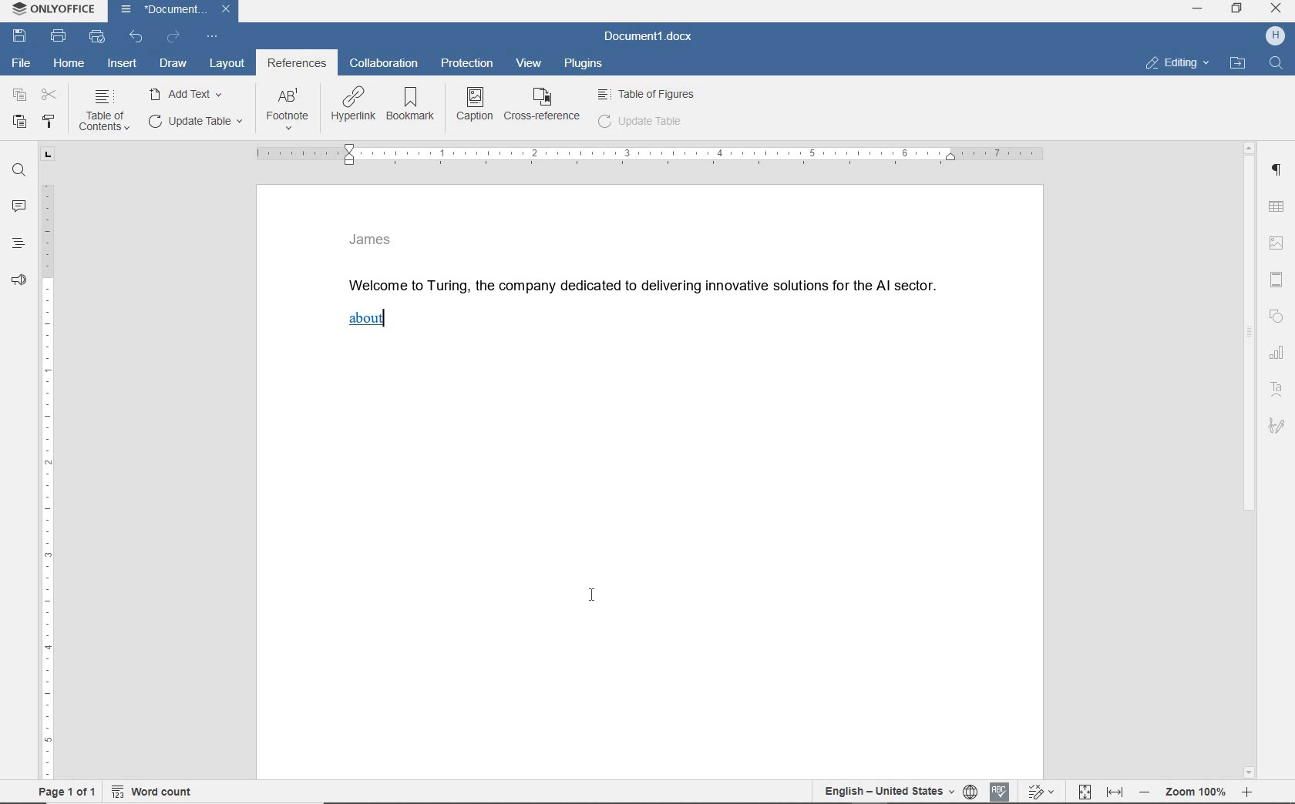 The height and width of the screenshot is (804, 1295). I want to click on Editing, so click(1184, 62).